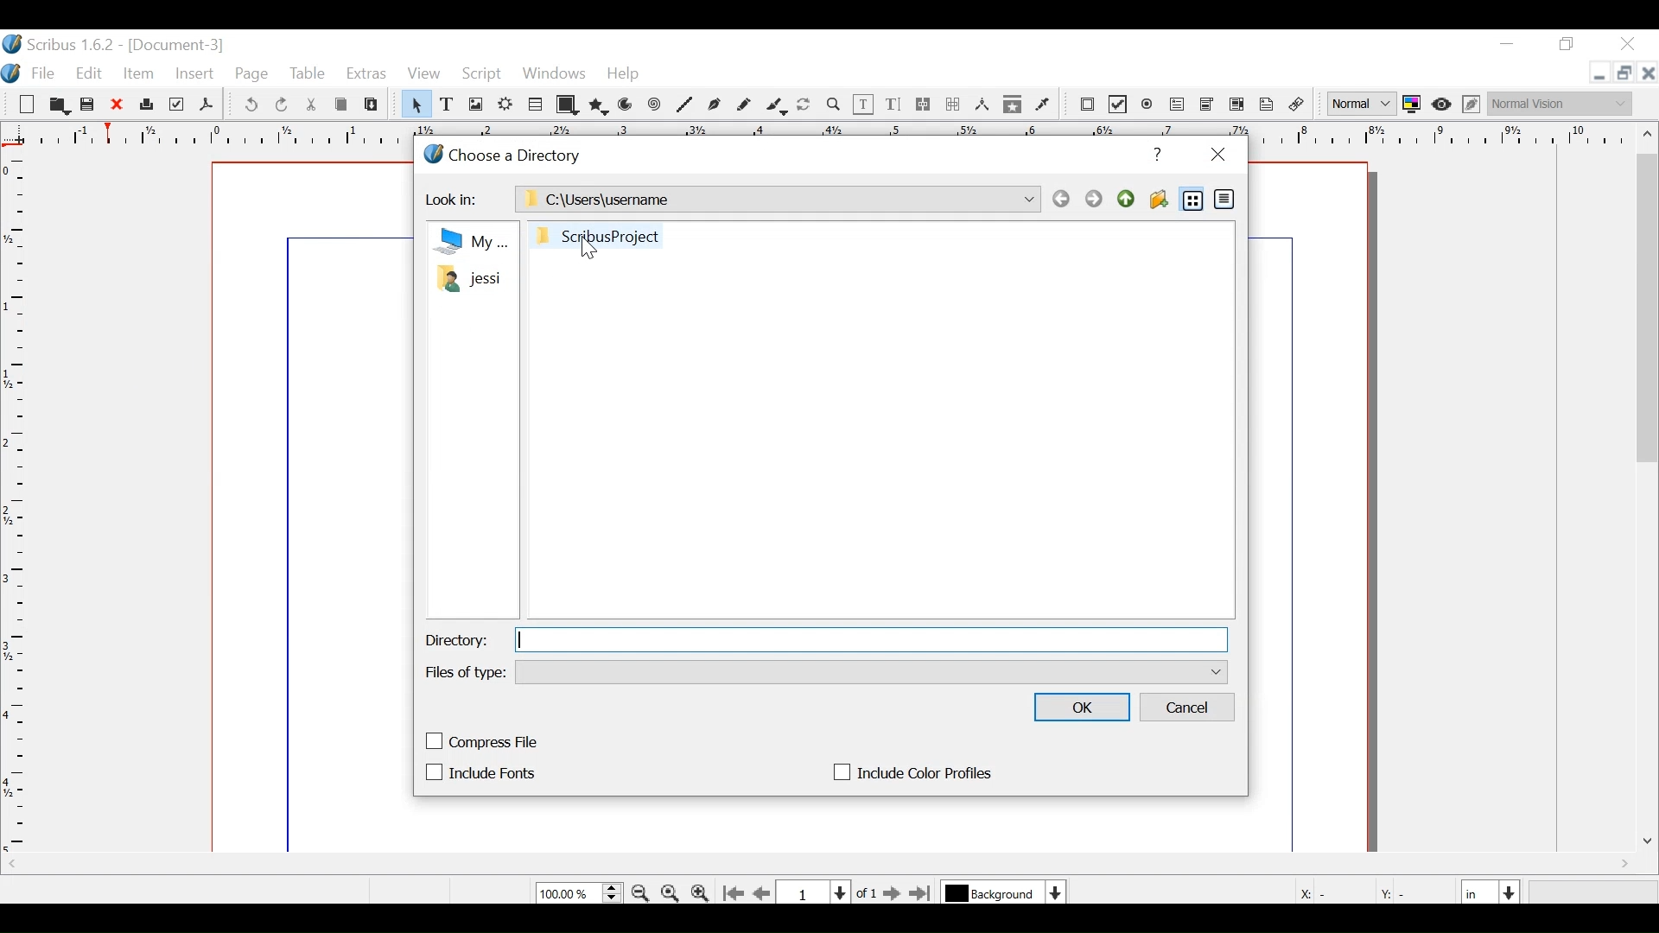 This screenshot has width=1659, height=933. What do you see at coordinates (14, 522) in the screenshot?
I see `` at bounding box center [14, 522].